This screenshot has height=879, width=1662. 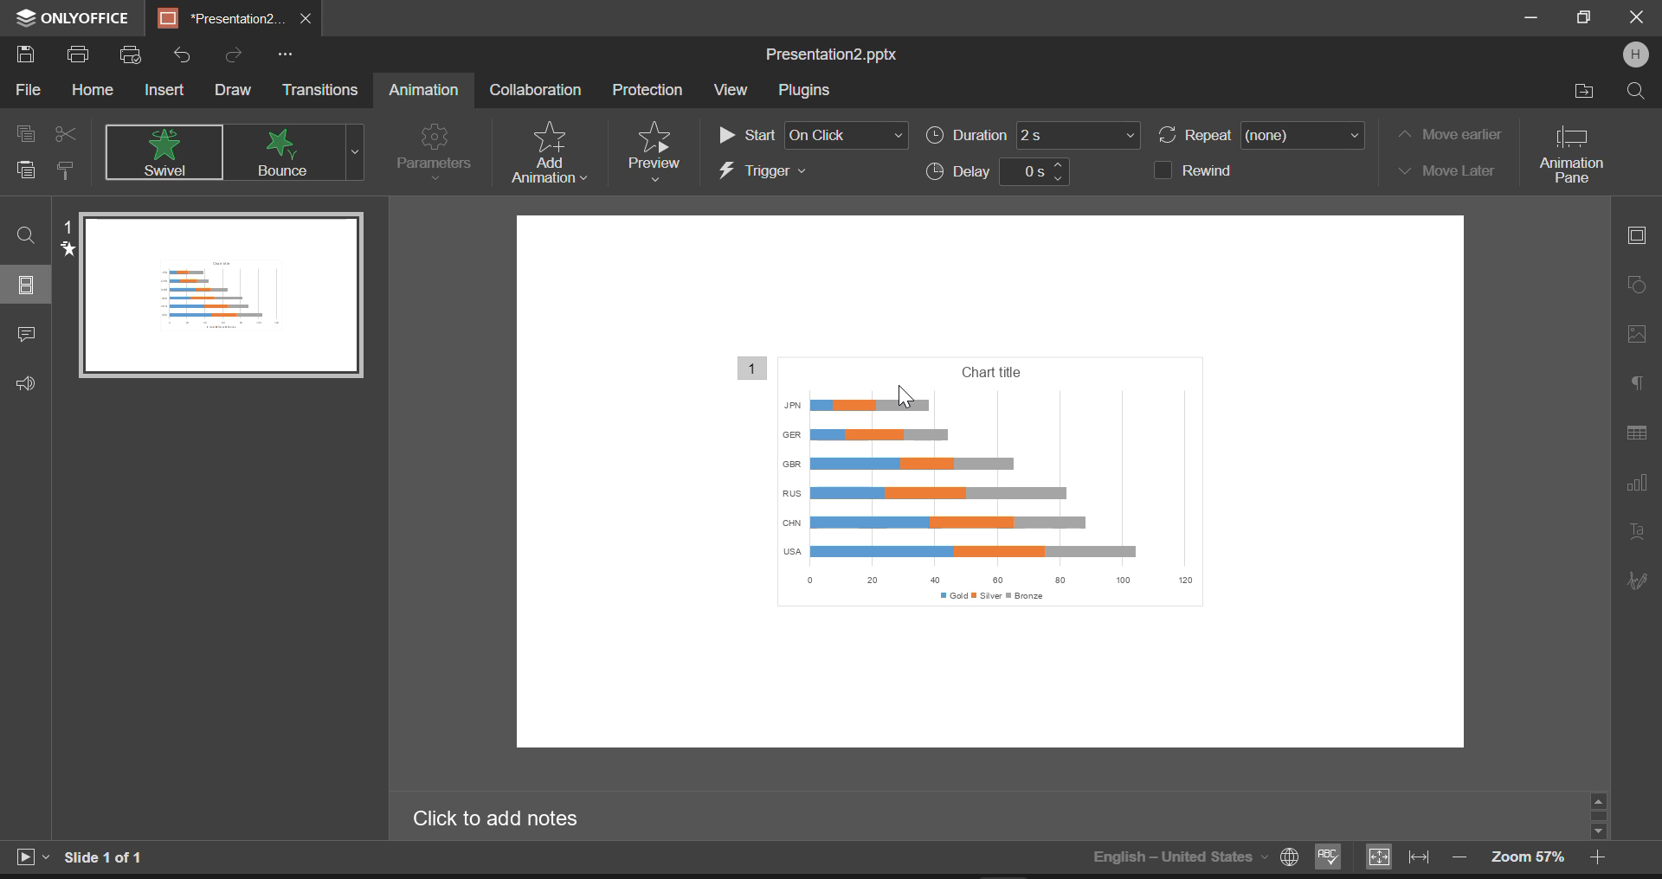 What do you see at coordinates (285, 54) in the screenshot?
I see `More Options` at bounding box center [285, 54].